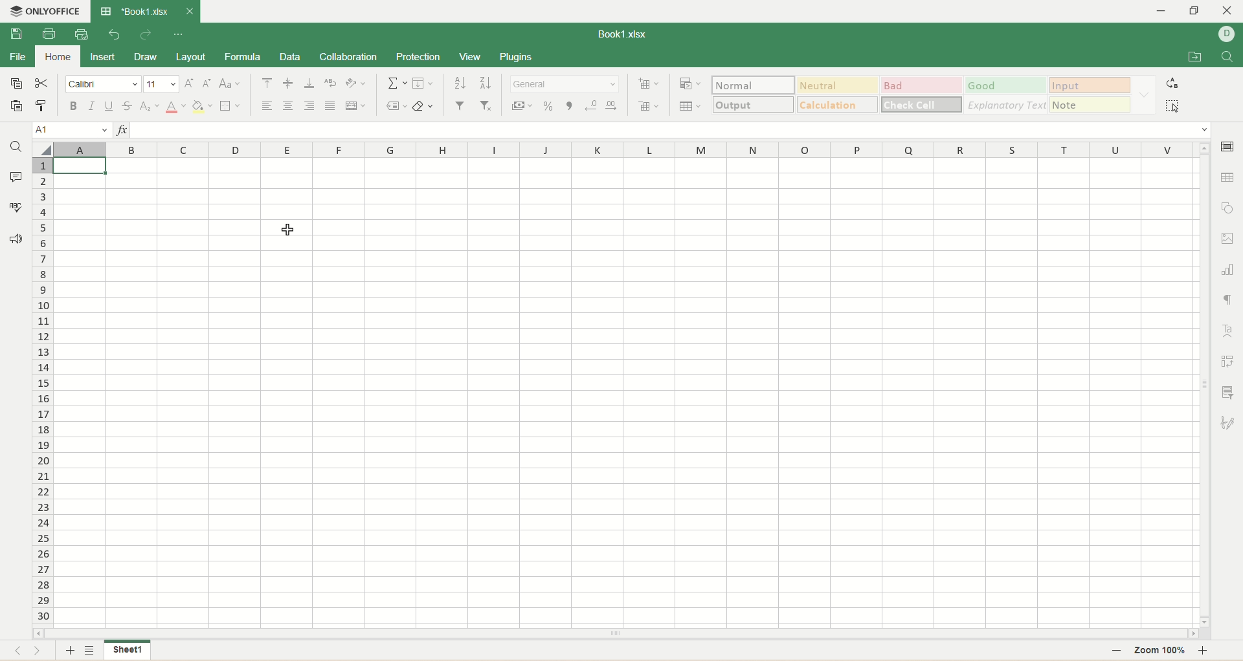 The height and width of the screenshot is (661, 1243). What do you see at coordinates (1193, 10) in the screenshot?
I see `maximize` at bounding box center [1193, 10].